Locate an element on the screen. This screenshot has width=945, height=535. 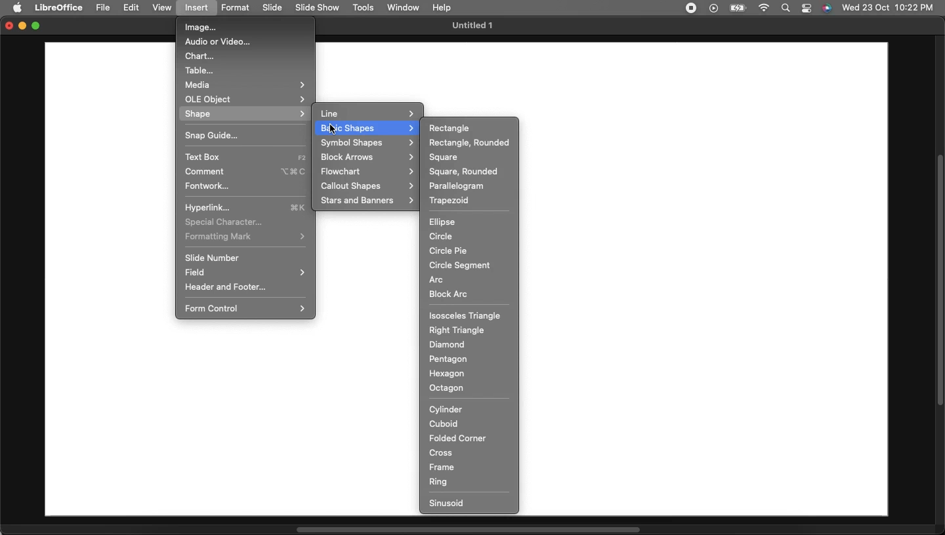
Folded corner is located at coordinates (458, 437).